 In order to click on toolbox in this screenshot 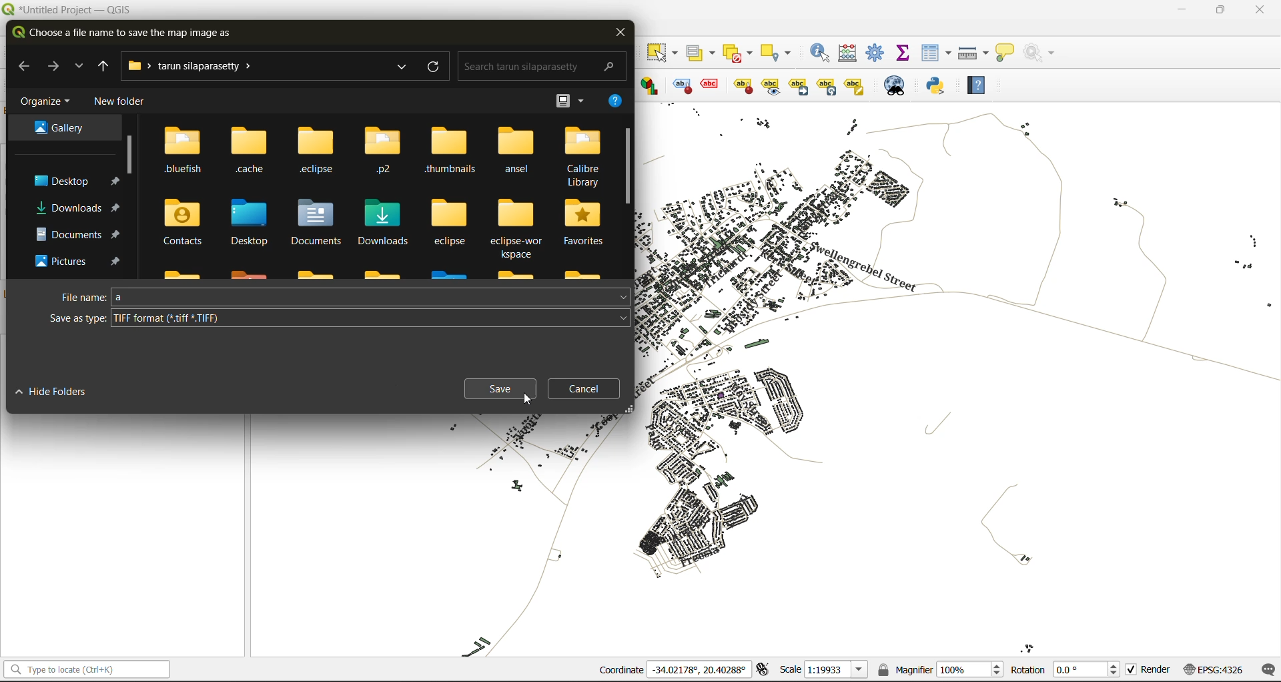, I will do `click(878, 53)`.